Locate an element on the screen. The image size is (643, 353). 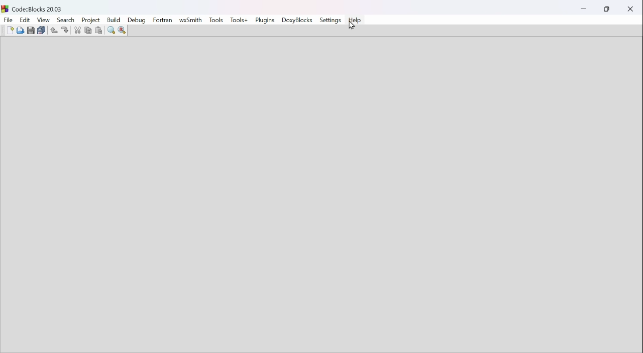
copy is located at coordinates (87, 30).